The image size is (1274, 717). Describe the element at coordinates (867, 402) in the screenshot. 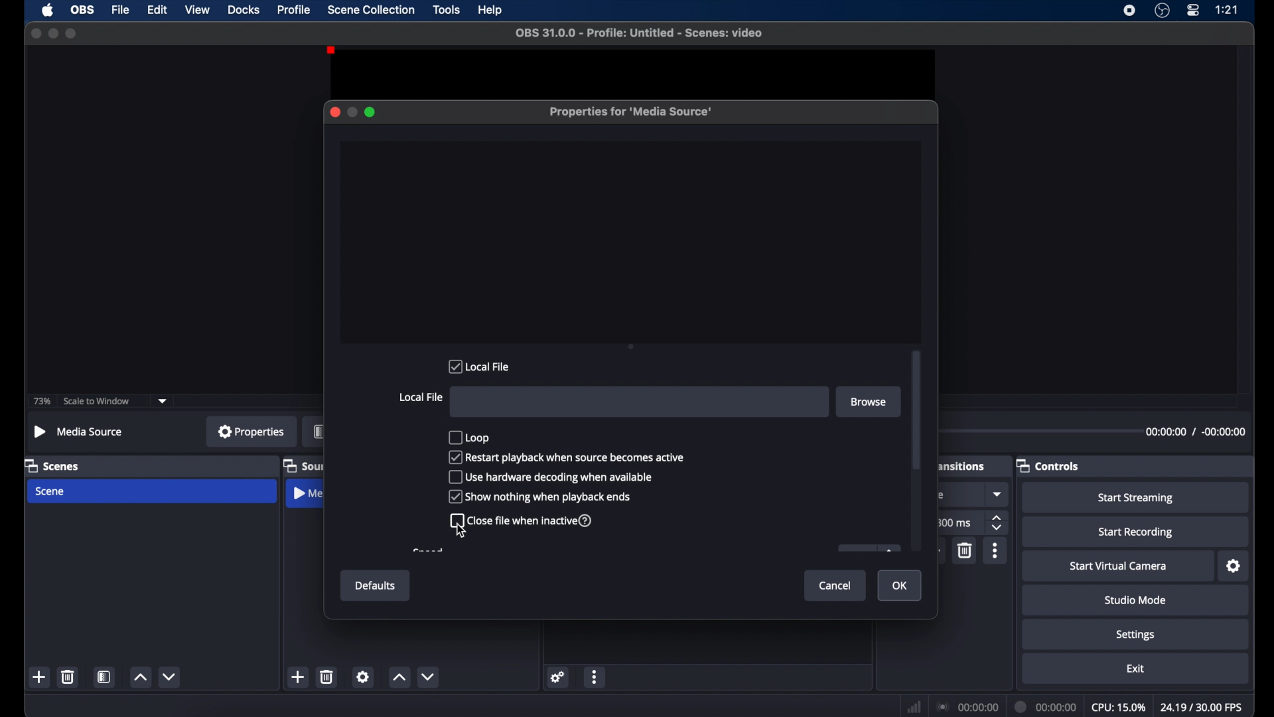

I see `browse` at that location.